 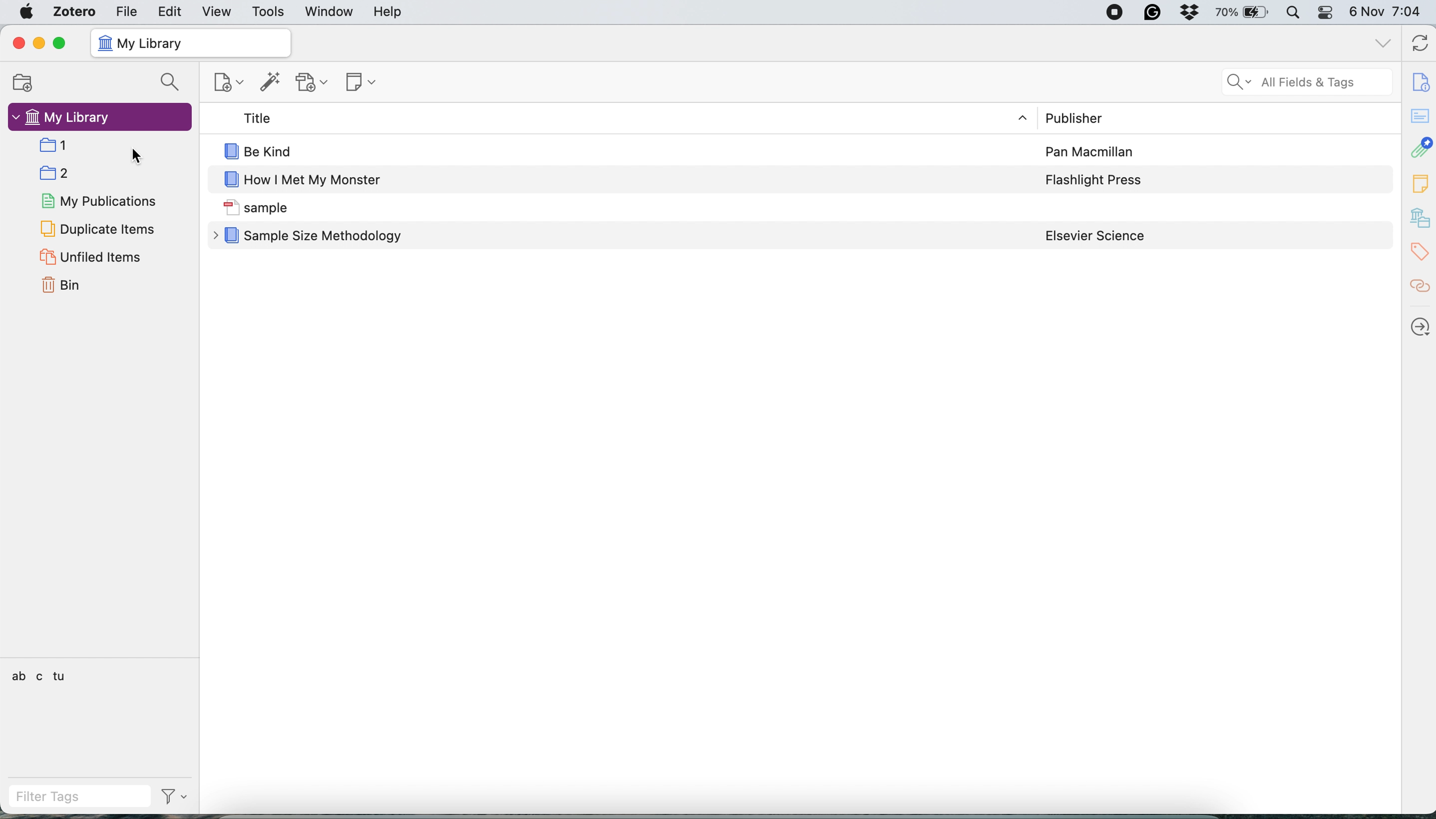 I want to click on abstract, so click(x=1419, y=115).